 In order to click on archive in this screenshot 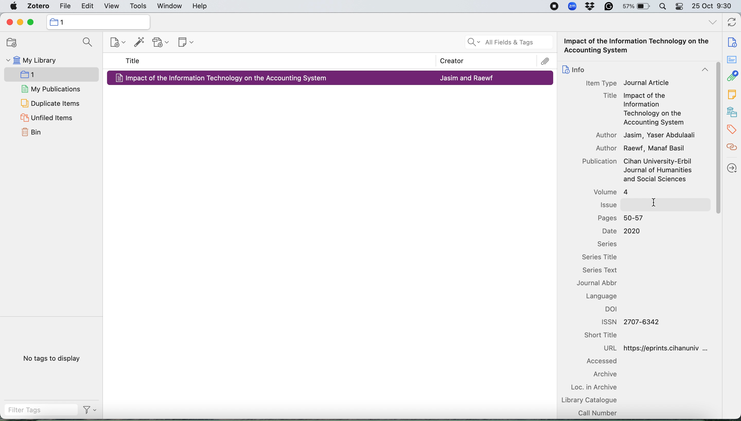, I will do `click(602, 375)`.